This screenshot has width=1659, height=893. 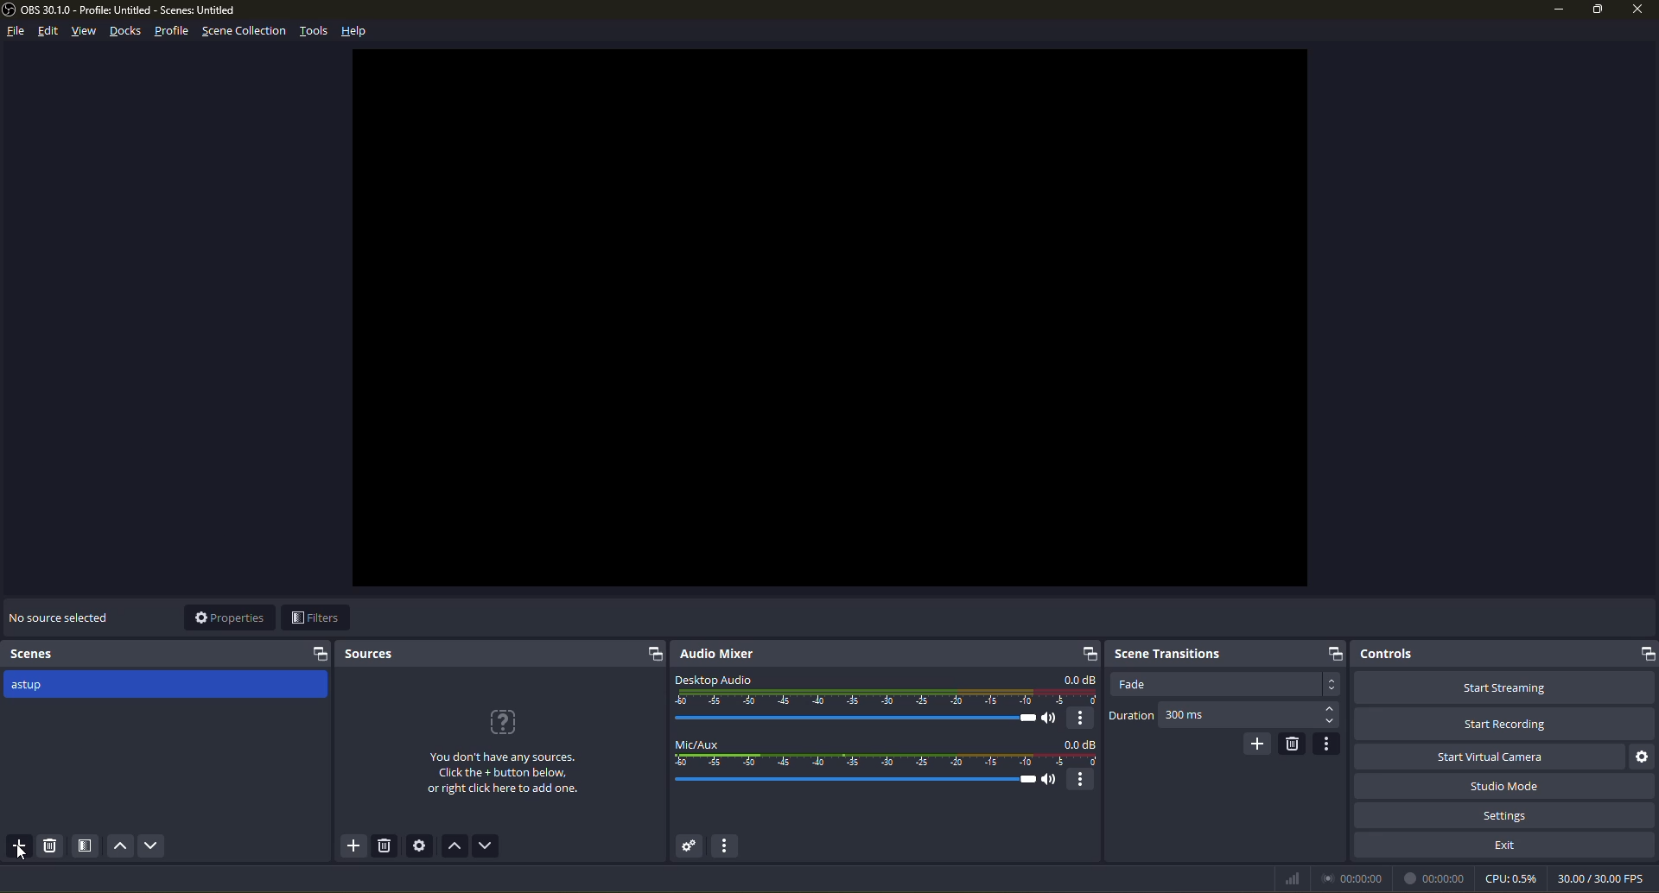 I want to click on audio mixer menu, so click(x=726, y=845).